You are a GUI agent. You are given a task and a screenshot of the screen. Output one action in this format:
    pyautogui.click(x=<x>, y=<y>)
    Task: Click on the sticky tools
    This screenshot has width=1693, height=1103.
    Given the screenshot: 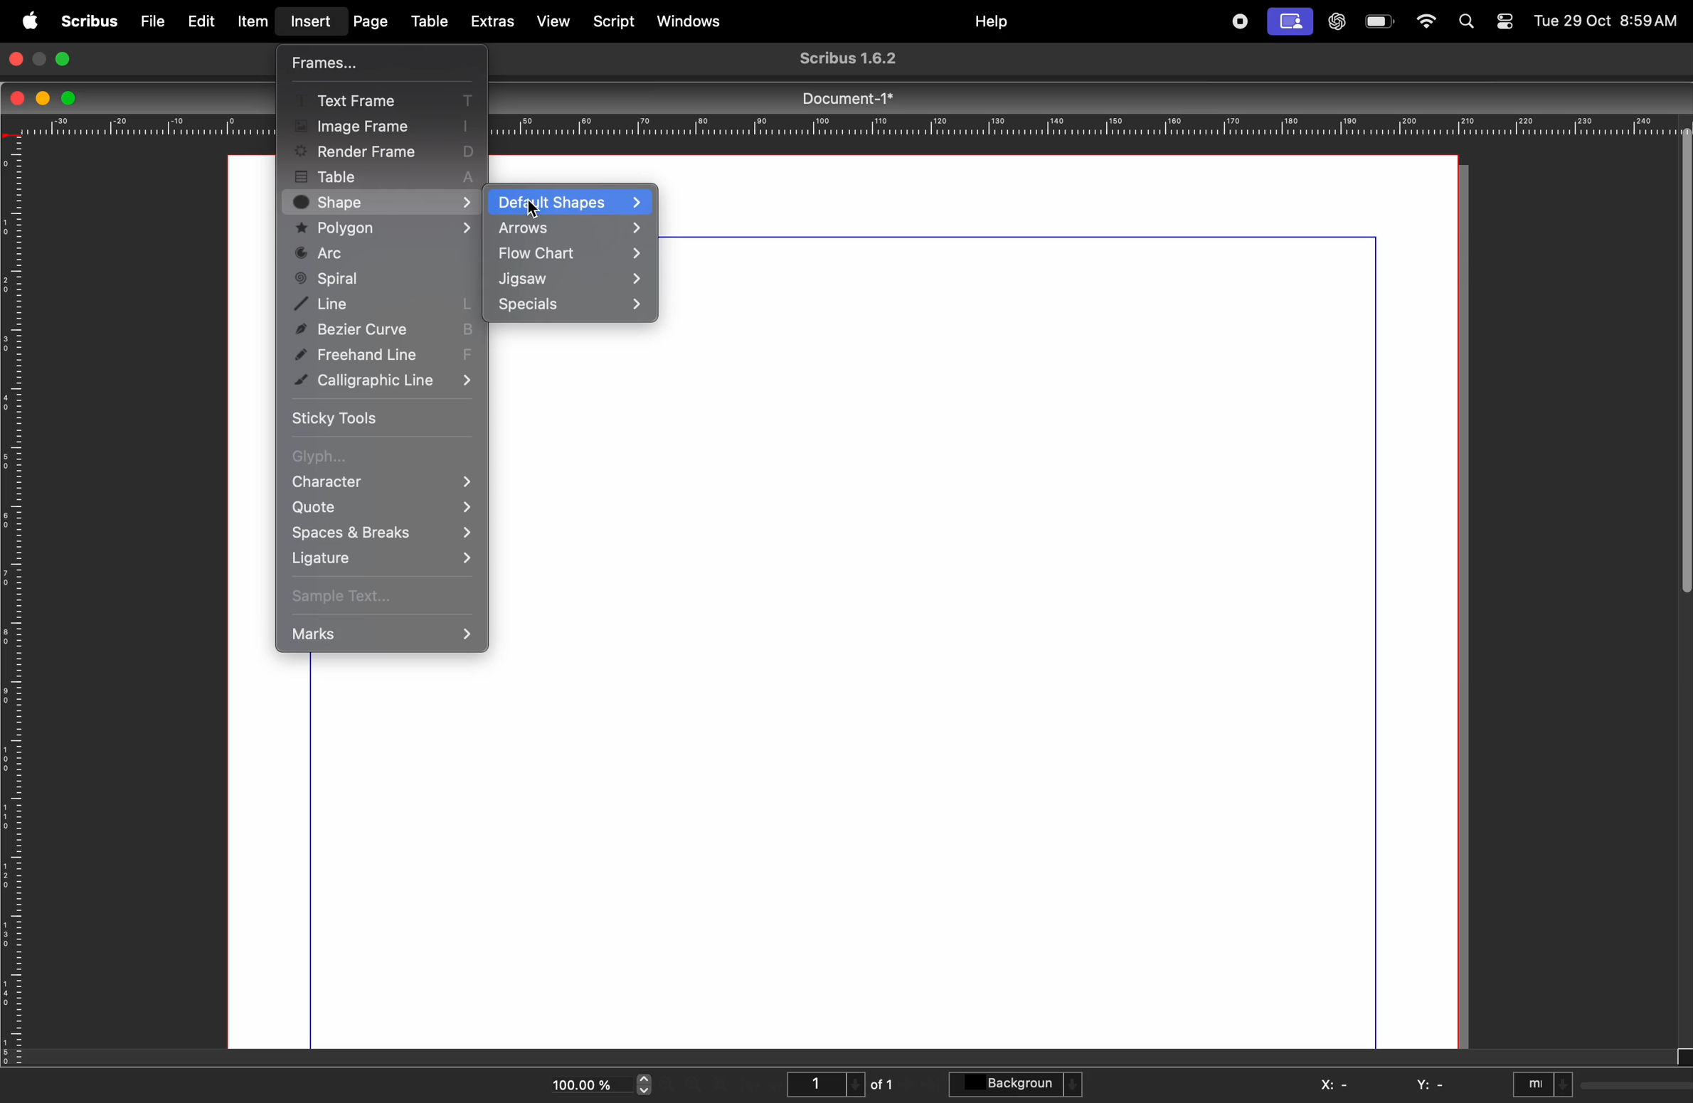 What is the action you would take?
    pyautogui.click(x=373, y=417)
    